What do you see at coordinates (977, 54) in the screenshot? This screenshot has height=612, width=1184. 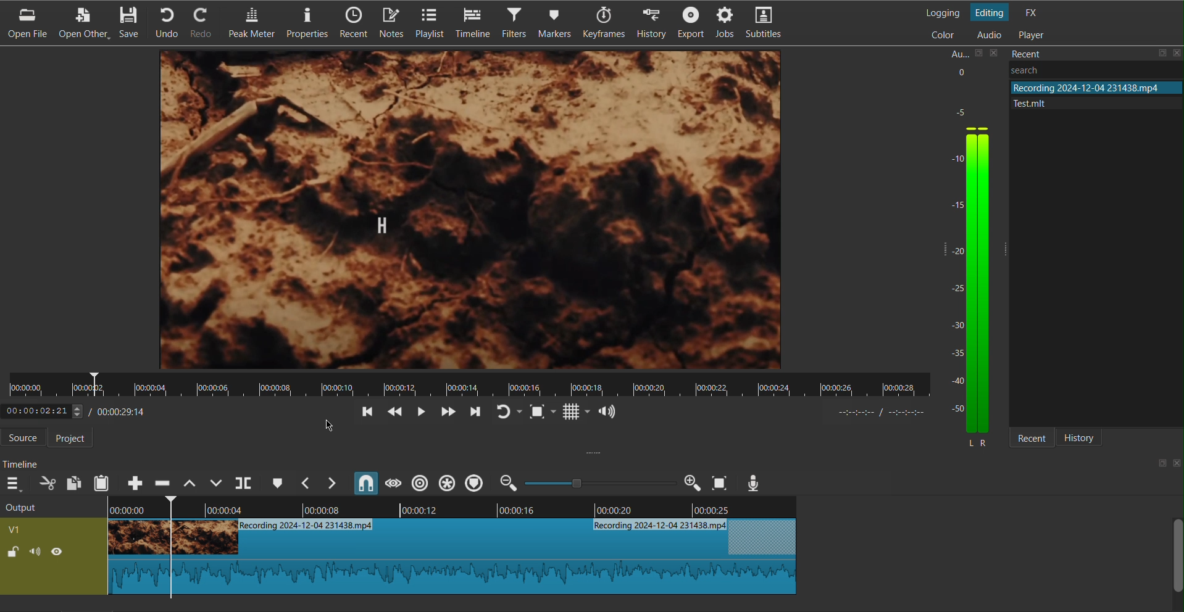 I see `save` at bounding box center [977, 54].